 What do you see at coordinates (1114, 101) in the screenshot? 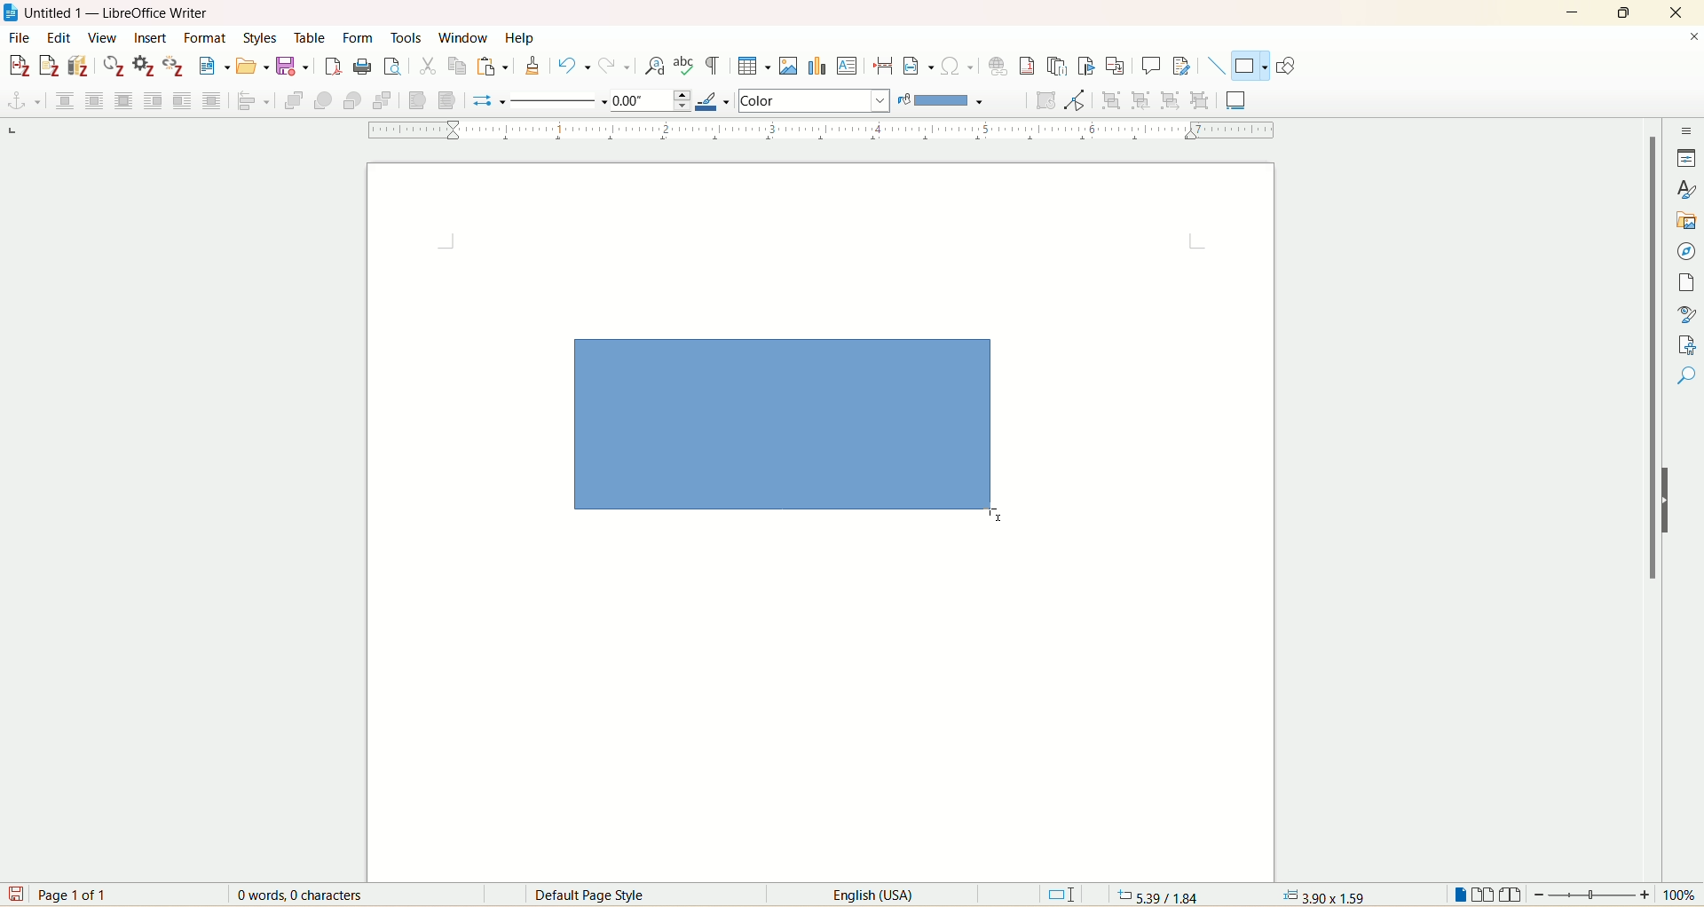
I see `group` at bounding box center [1114, 101].